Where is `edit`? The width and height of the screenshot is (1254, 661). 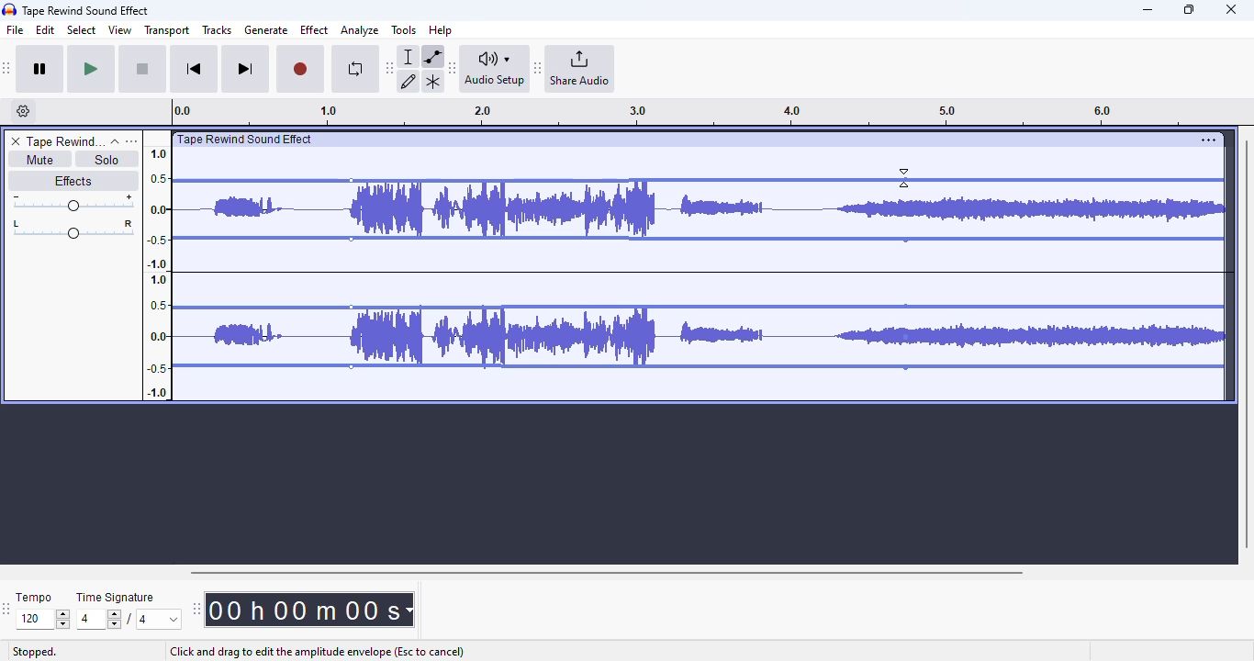 edit is located at coordinates (46, 30).